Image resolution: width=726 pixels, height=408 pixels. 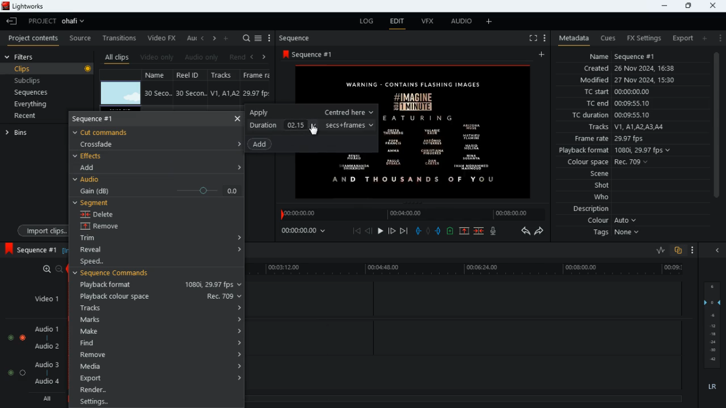 I want to click on shot, so click(x=603, y=186).